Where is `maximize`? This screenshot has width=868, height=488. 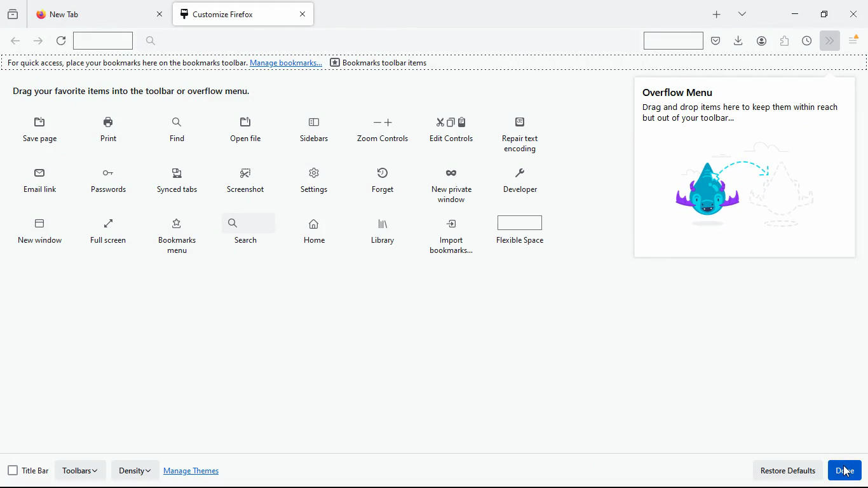
maximize is located at coordinates (822, 13).